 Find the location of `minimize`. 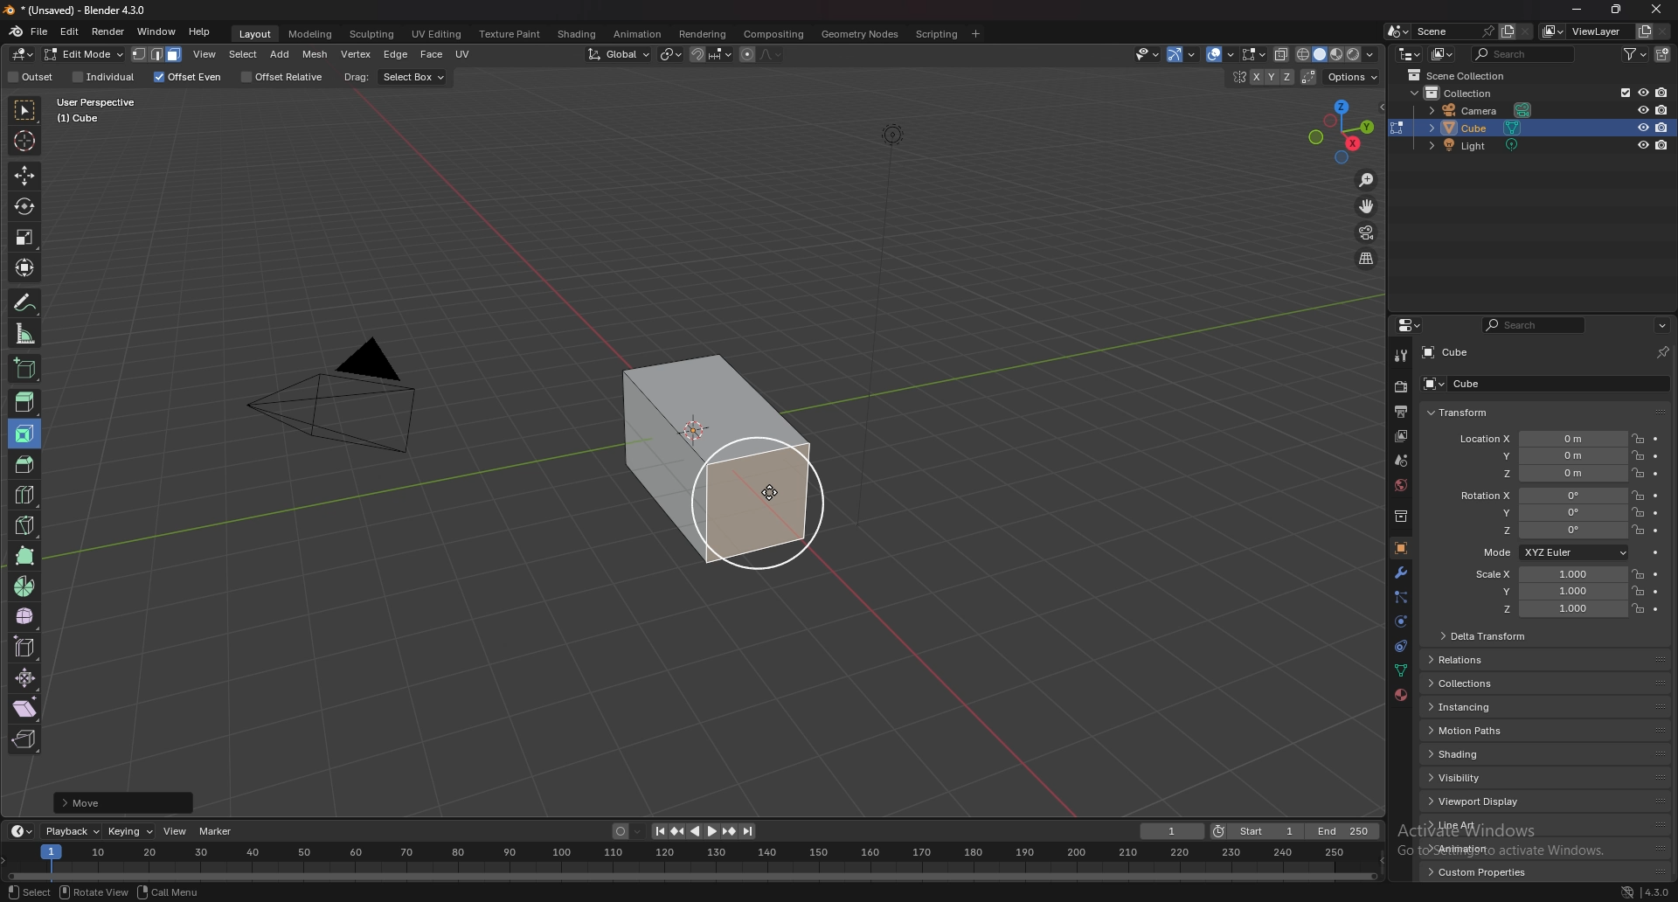

minimize is located at coordinates (1578, 10).